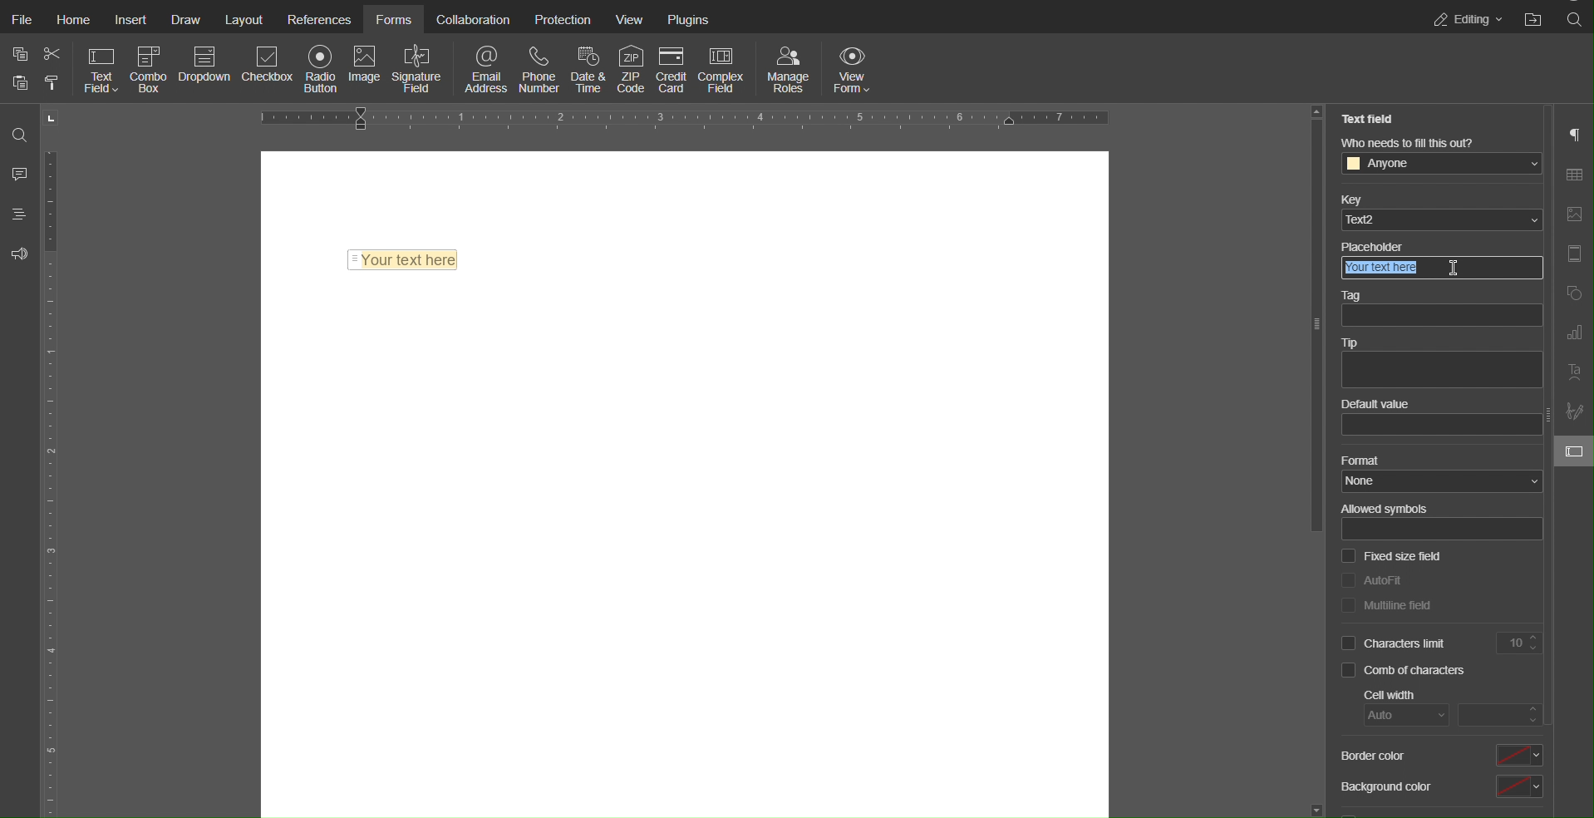 The image size is (1594, 818). Describe the element at coordinates (474, 21) in the screenshot. I see `Collaboration` at that location.